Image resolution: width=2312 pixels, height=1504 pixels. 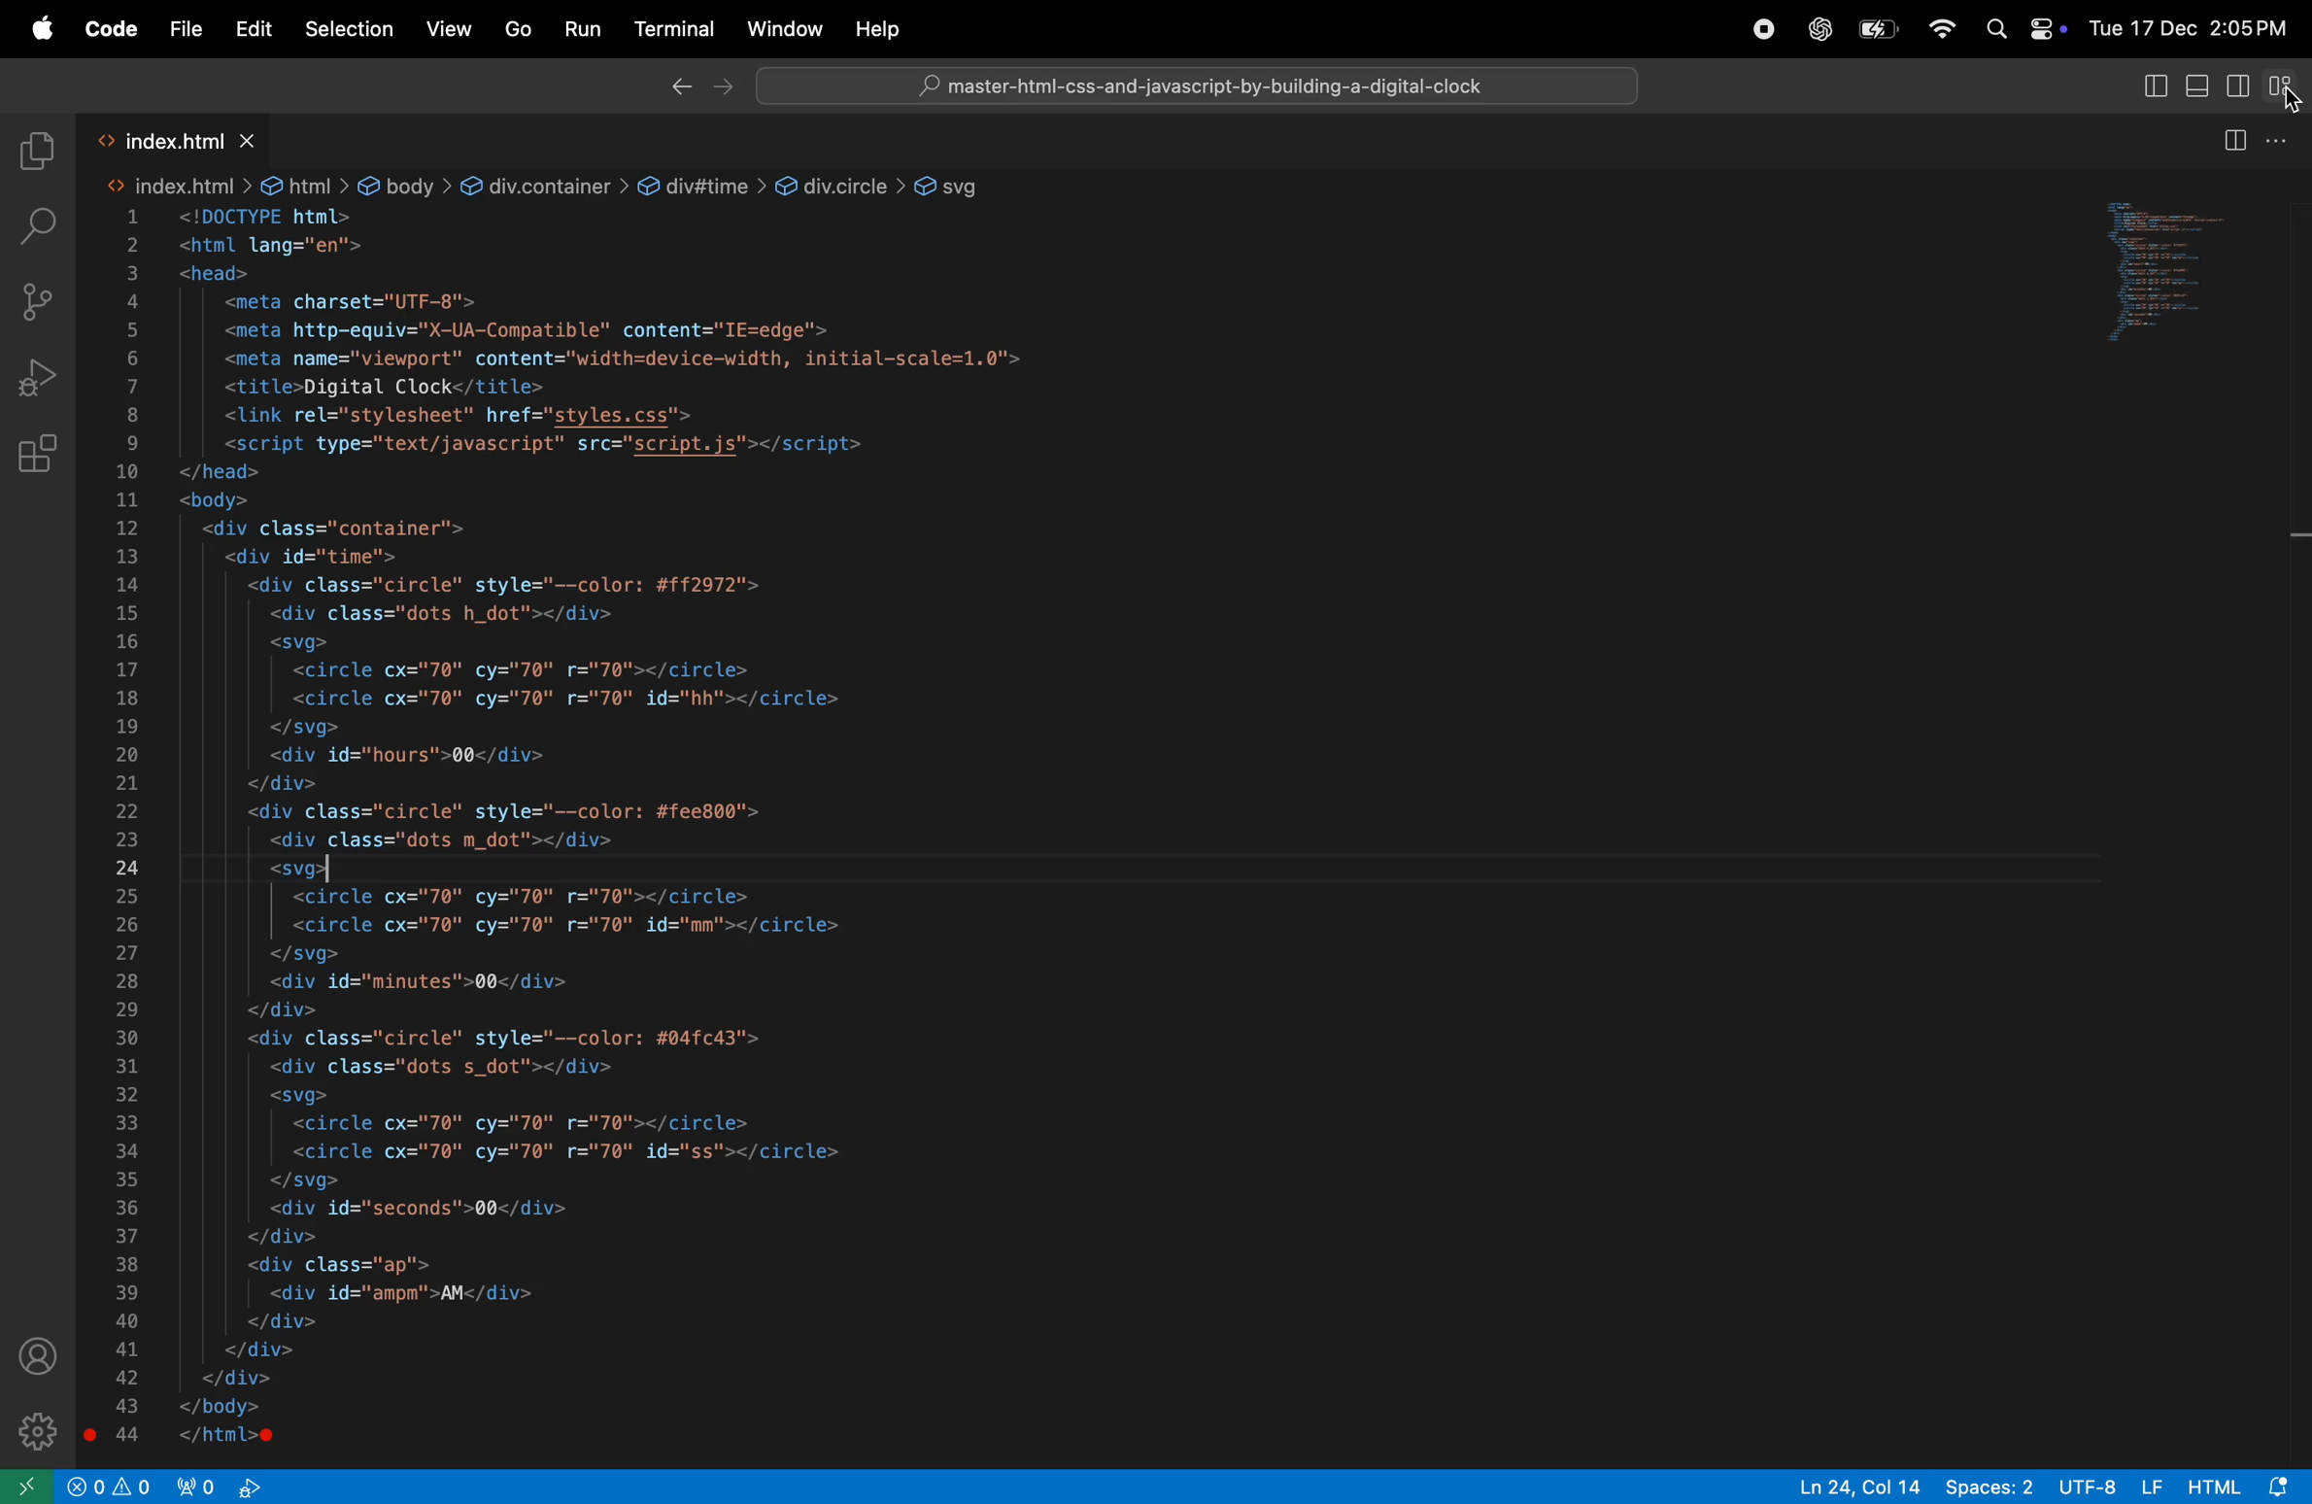 I want to click on ' master-html-css-and-javascript-by-building-a-digital-clock, so click(x=1198, y=87).